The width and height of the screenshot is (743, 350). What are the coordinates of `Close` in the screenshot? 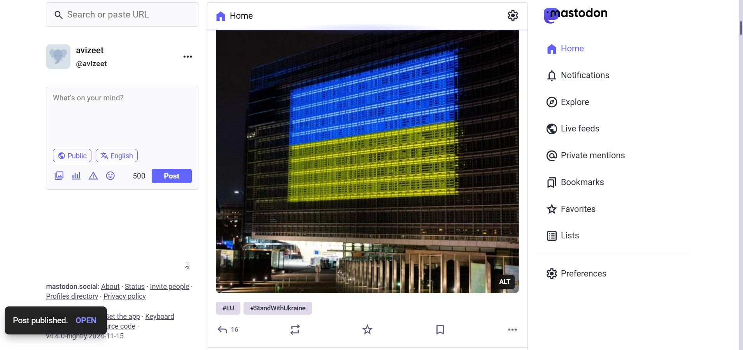 It's located at (187, 54).